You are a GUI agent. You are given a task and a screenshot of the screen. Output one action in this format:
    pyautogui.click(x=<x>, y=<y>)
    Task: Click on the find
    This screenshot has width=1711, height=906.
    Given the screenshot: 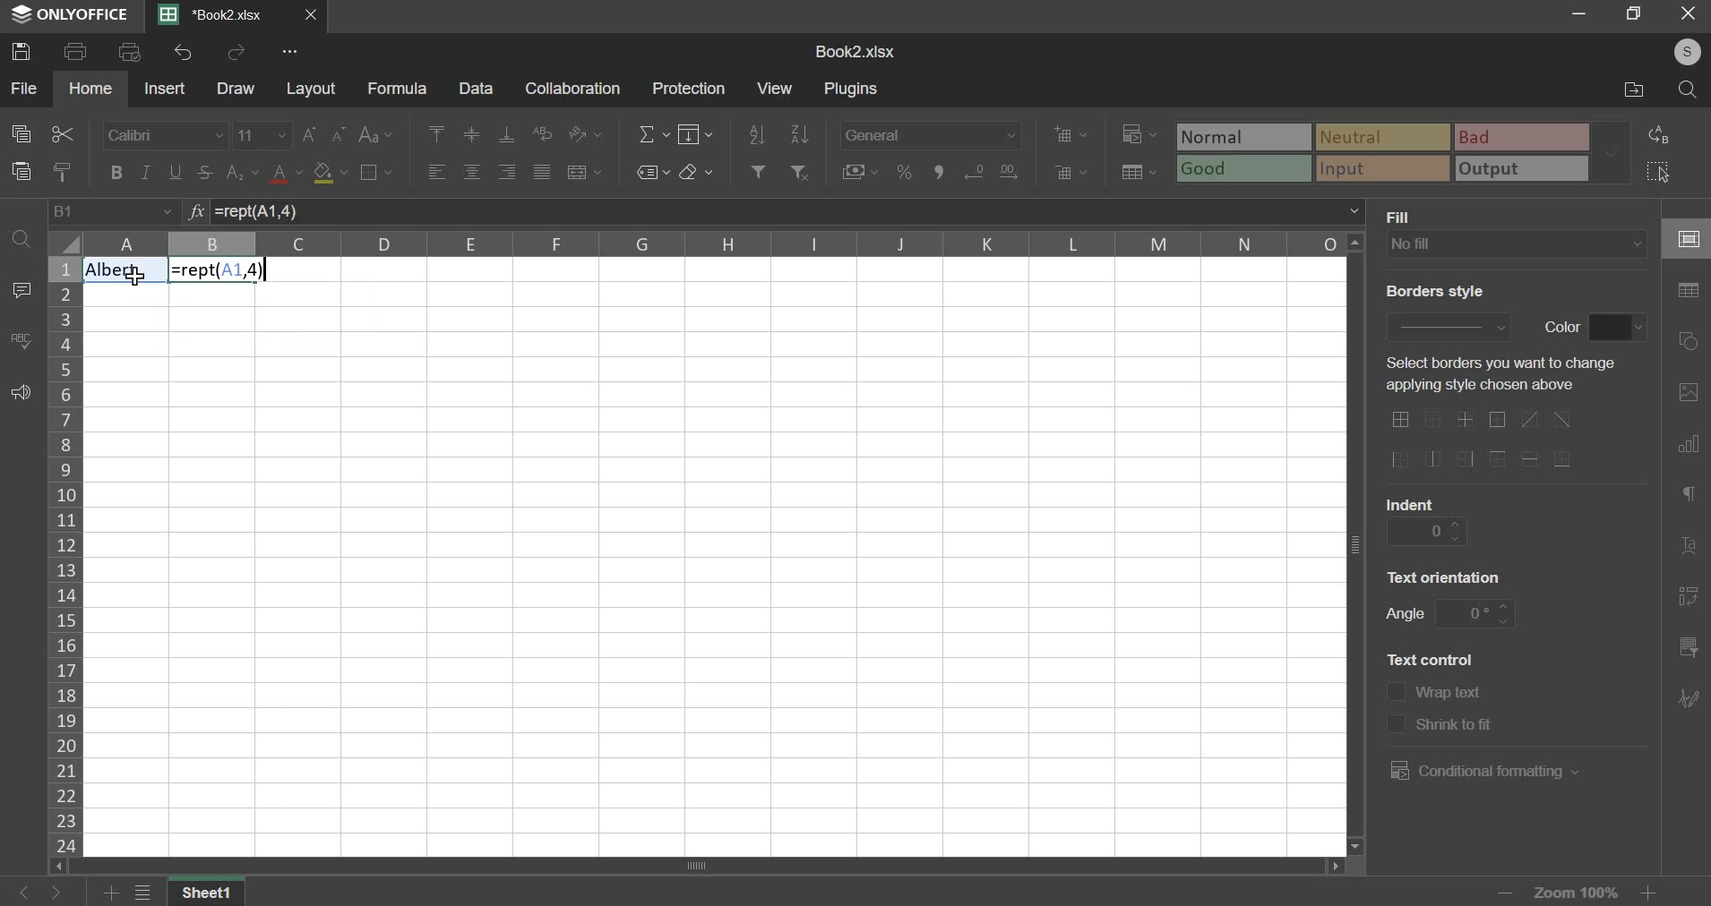 What is the action you would take?
    pyautogui.click(x=21, y=240)
    